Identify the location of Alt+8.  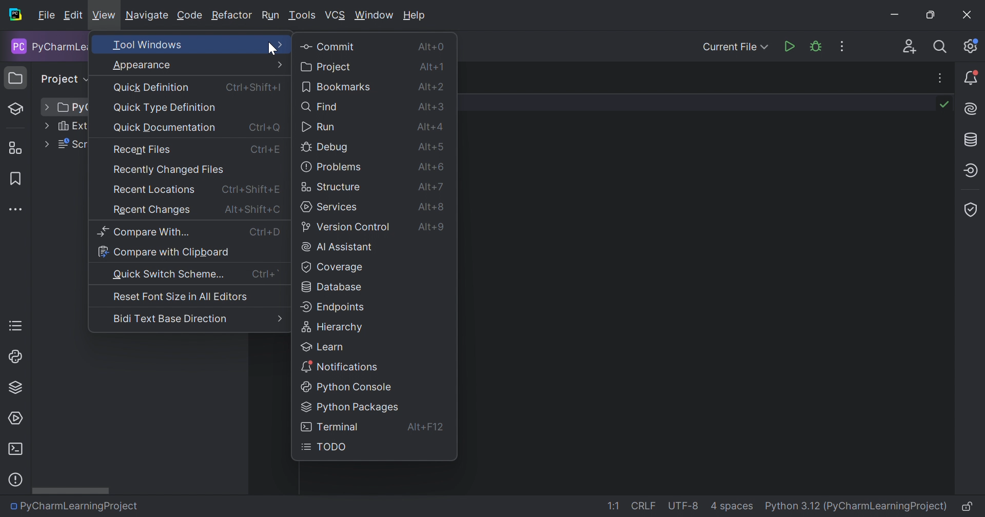
(432, 205).